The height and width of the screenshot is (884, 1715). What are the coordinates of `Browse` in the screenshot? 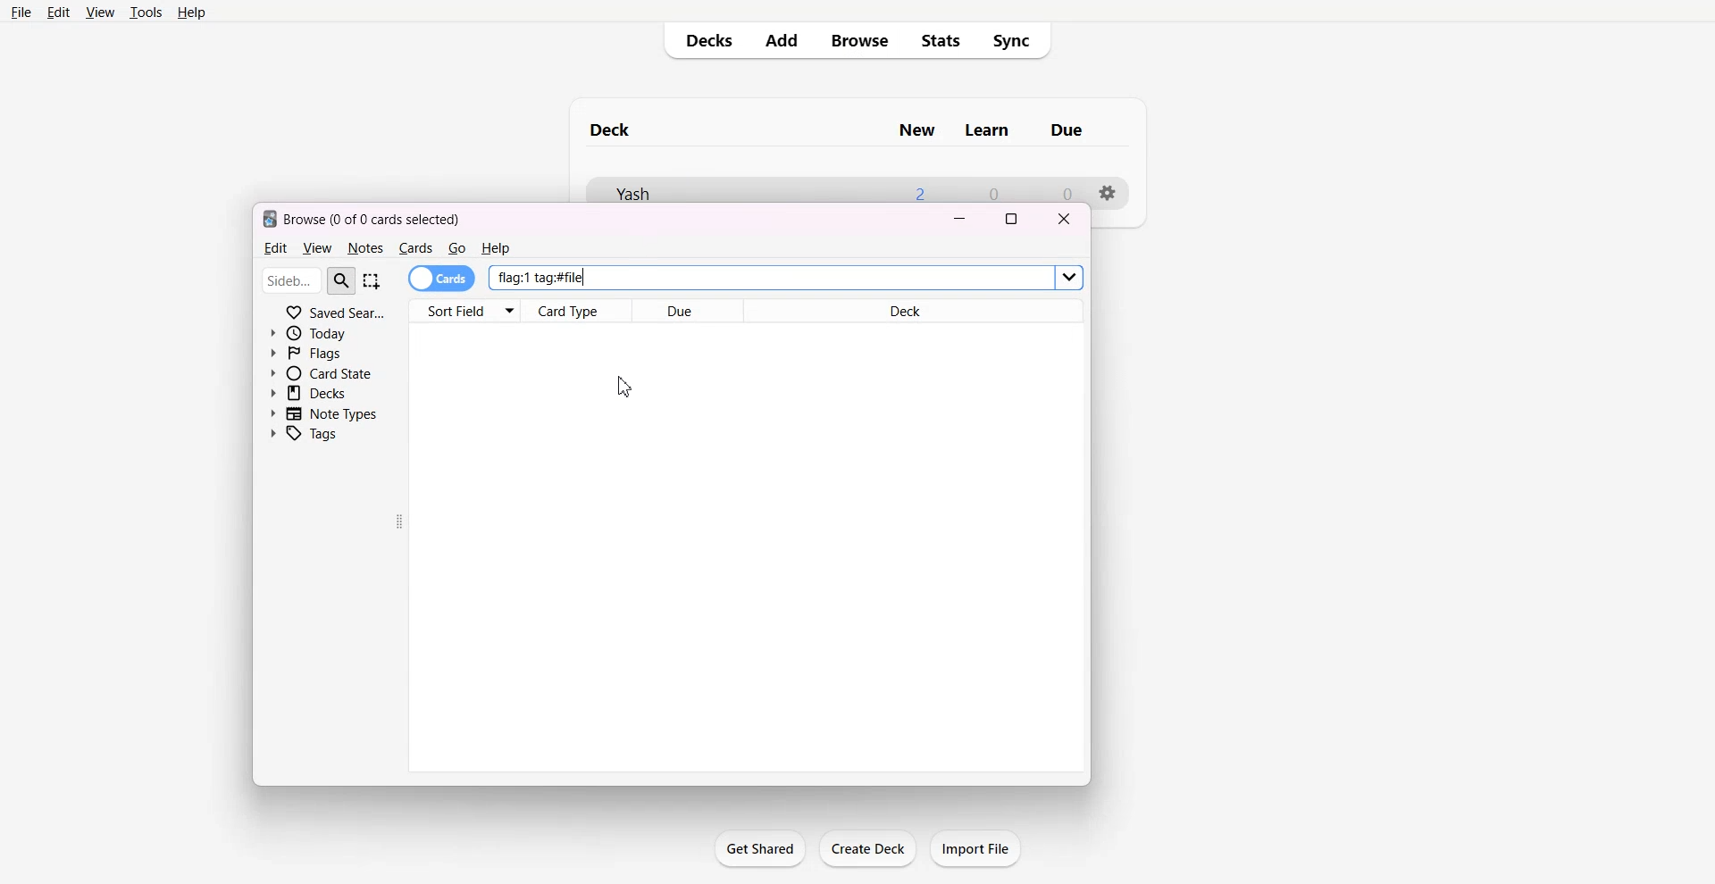 It's located at (862, 41).